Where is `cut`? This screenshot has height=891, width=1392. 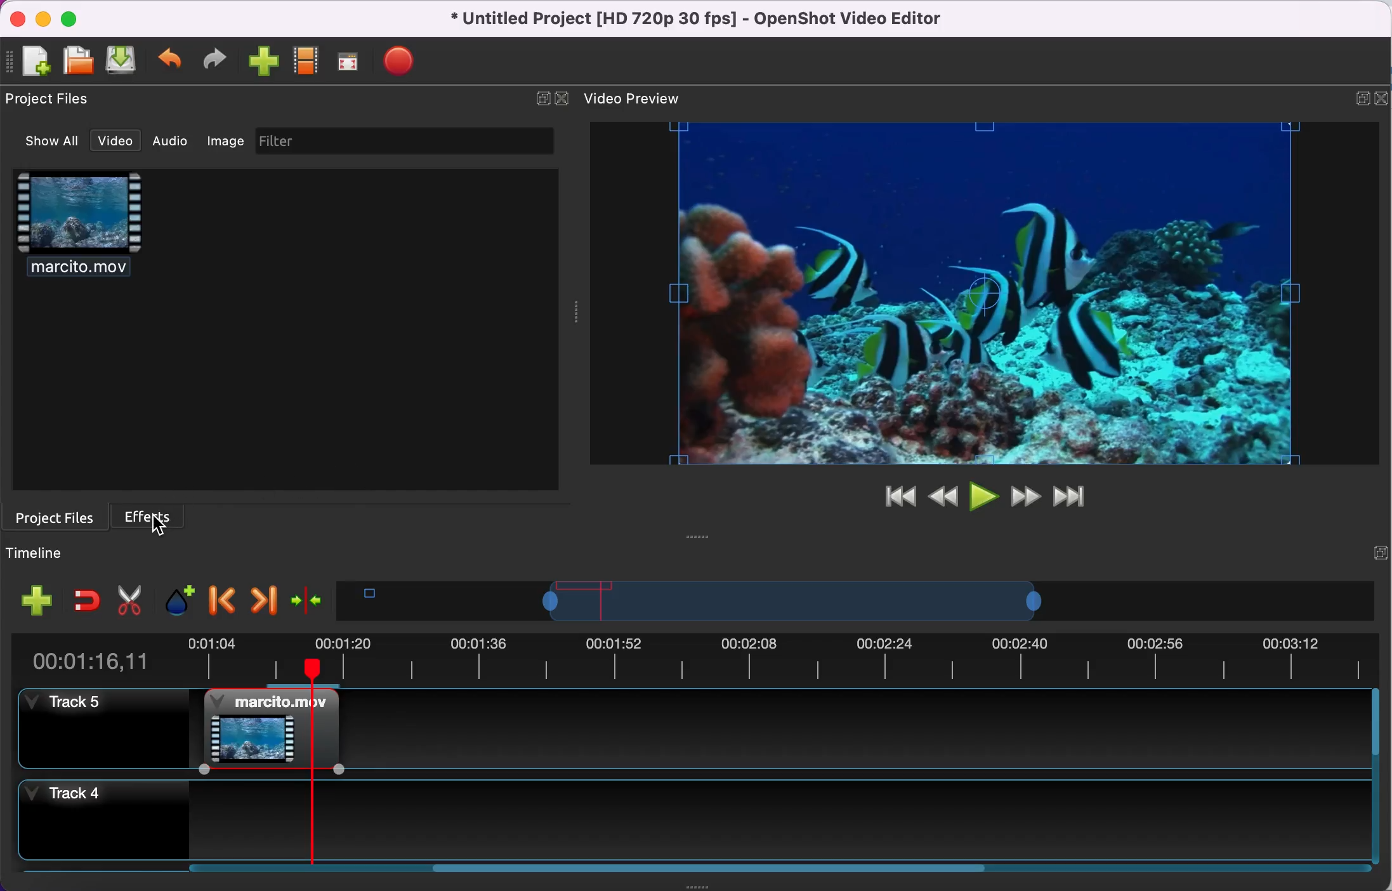
cut is located at coordinates (127, 598).